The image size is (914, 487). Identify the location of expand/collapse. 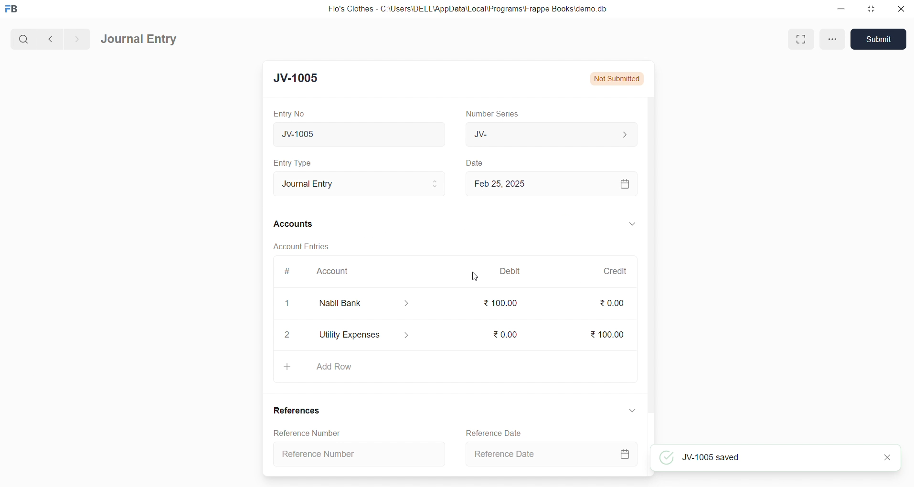
(628, 224).